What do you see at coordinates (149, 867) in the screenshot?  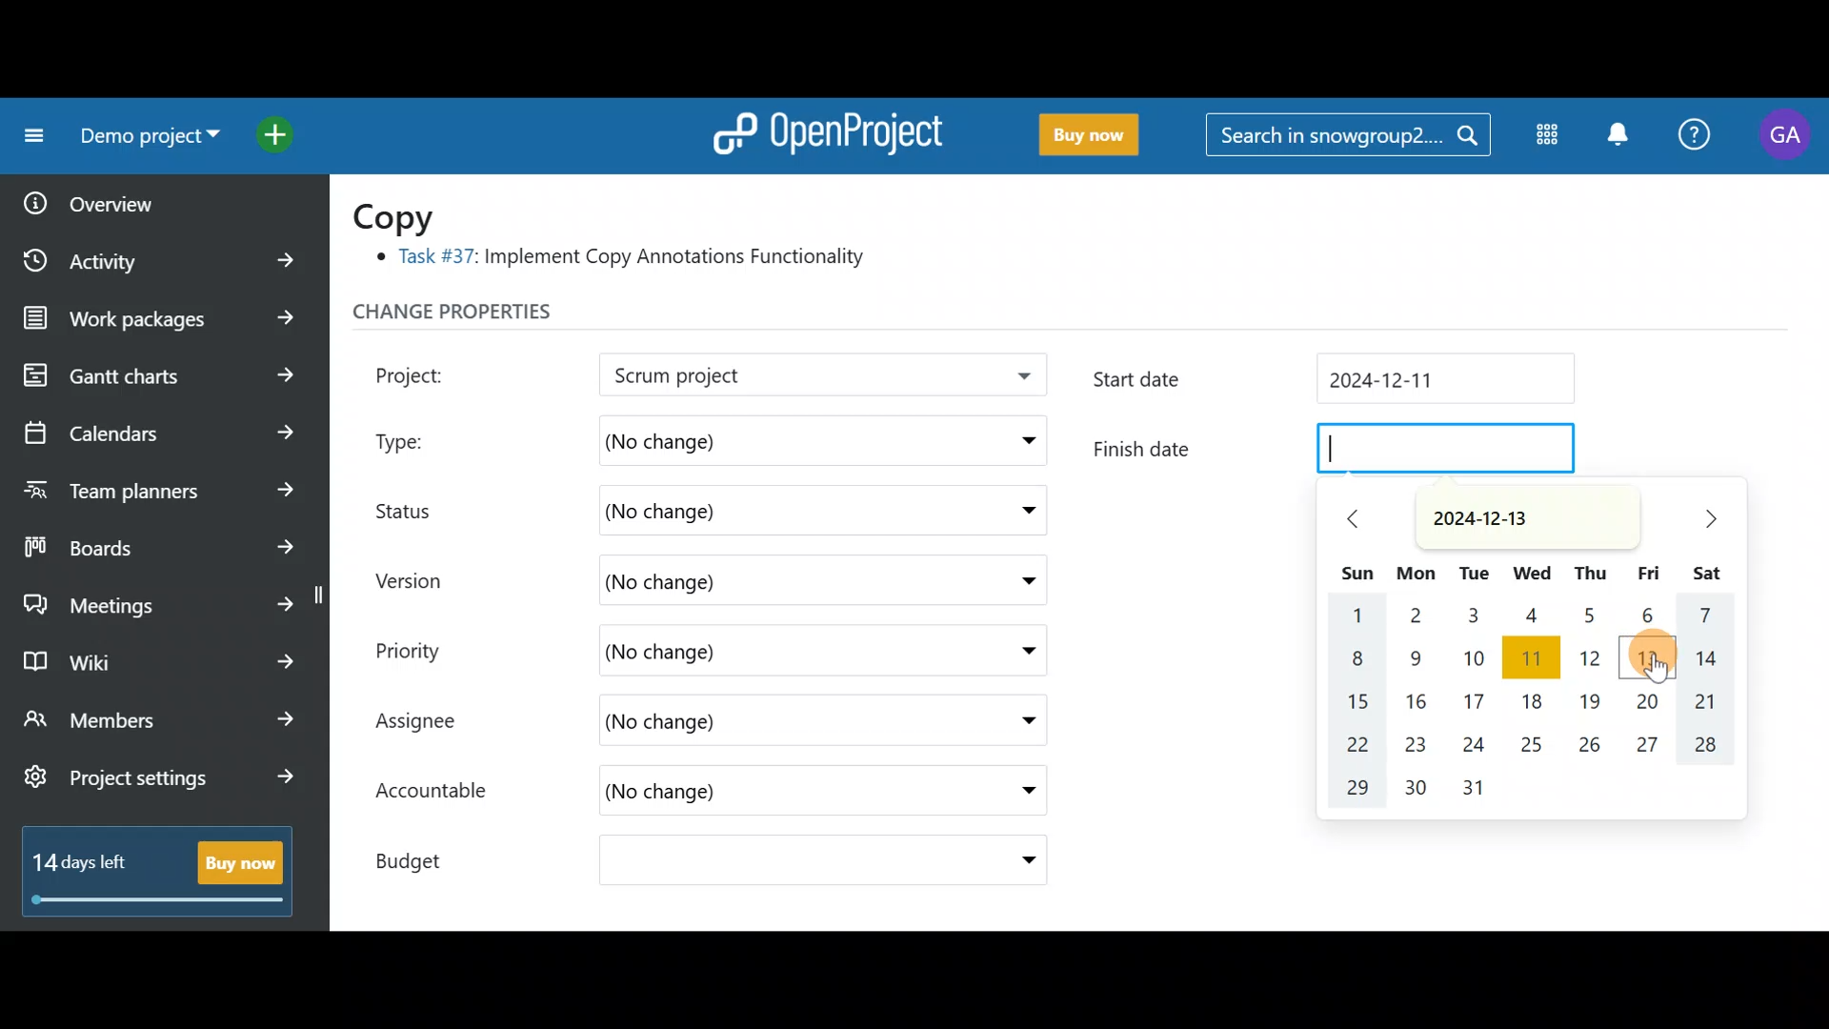 I see `14 days left - Buy now` at bounding box center [149, 867].